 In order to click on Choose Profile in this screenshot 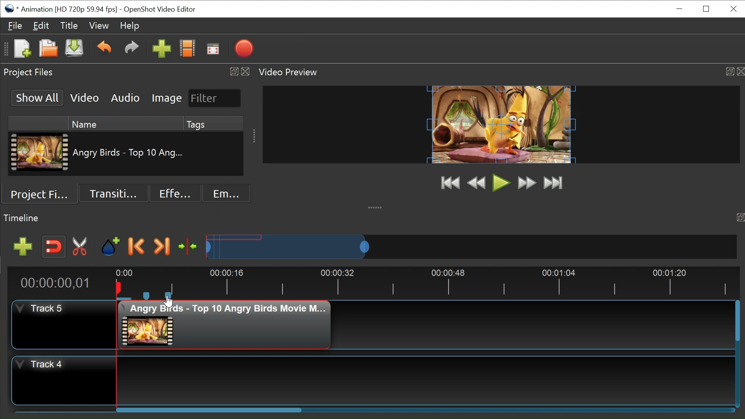, I will do `click(187, 50)`.